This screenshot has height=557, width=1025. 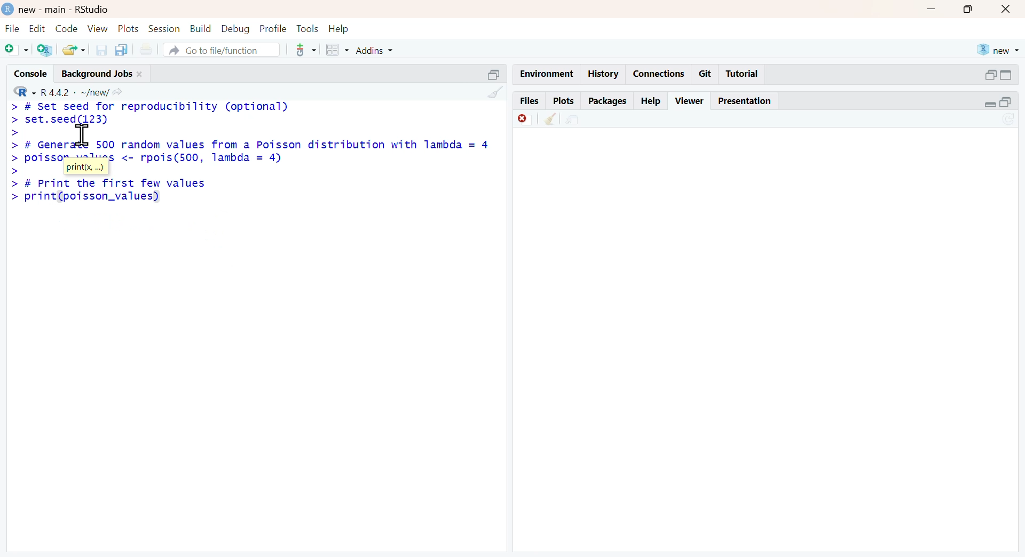 I want to click on print(x, ...), so click(x=86, y=169).